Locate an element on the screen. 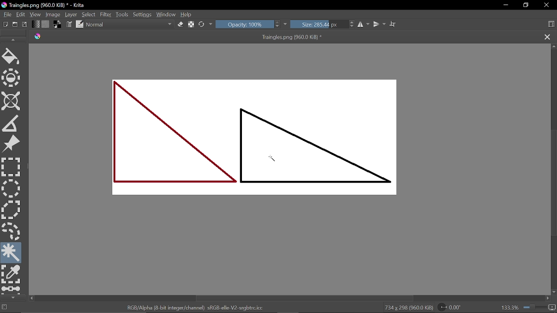 The width and height of the screenshot is (557, 313). Edit is located at coordinates (21, 15).